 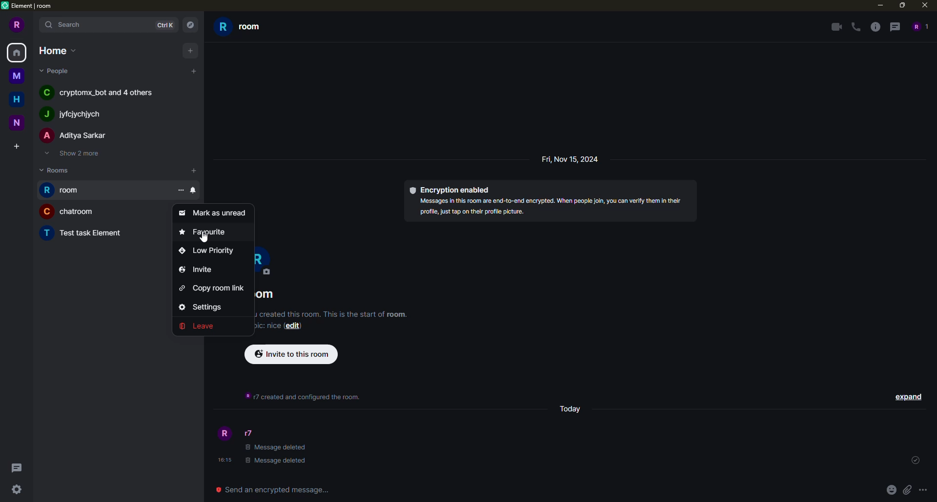 I want to click on invite to this room, so click(x=291, y=354).